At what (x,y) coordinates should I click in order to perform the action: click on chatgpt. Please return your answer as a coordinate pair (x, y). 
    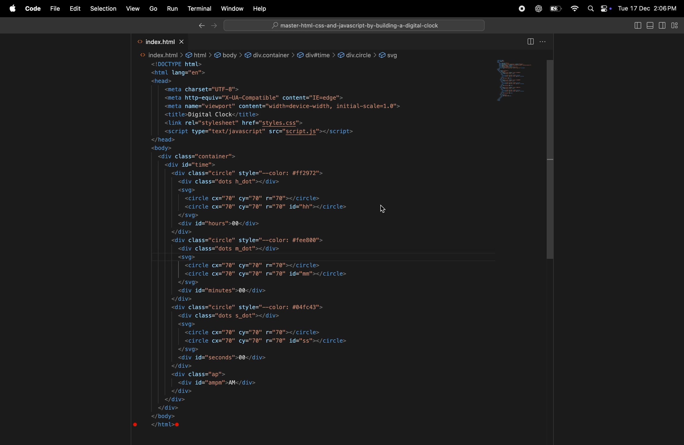
    Looking at the image, I should click on (537, 8).